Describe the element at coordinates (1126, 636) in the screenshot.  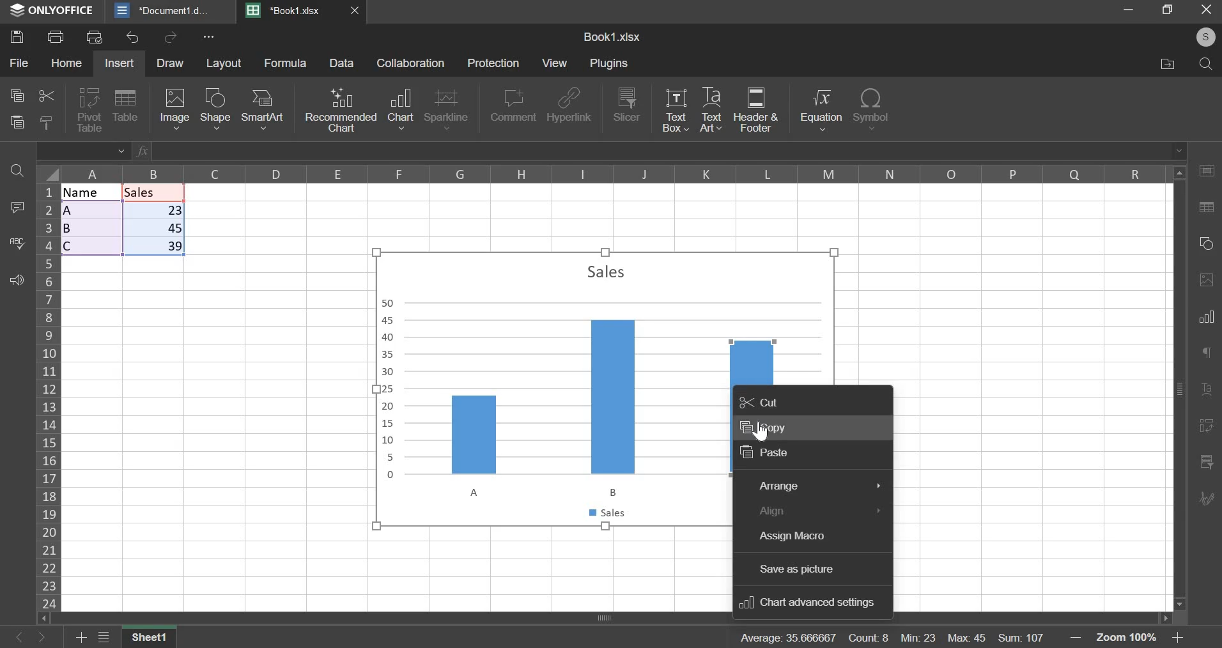
I see `zoom` at that location.